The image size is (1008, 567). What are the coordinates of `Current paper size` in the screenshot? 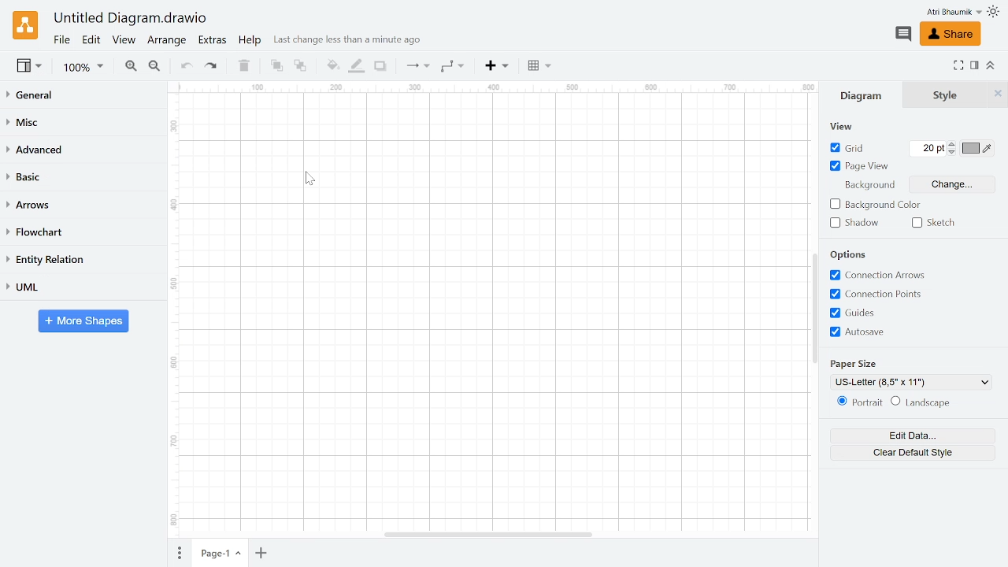 It's located at (911, 382).